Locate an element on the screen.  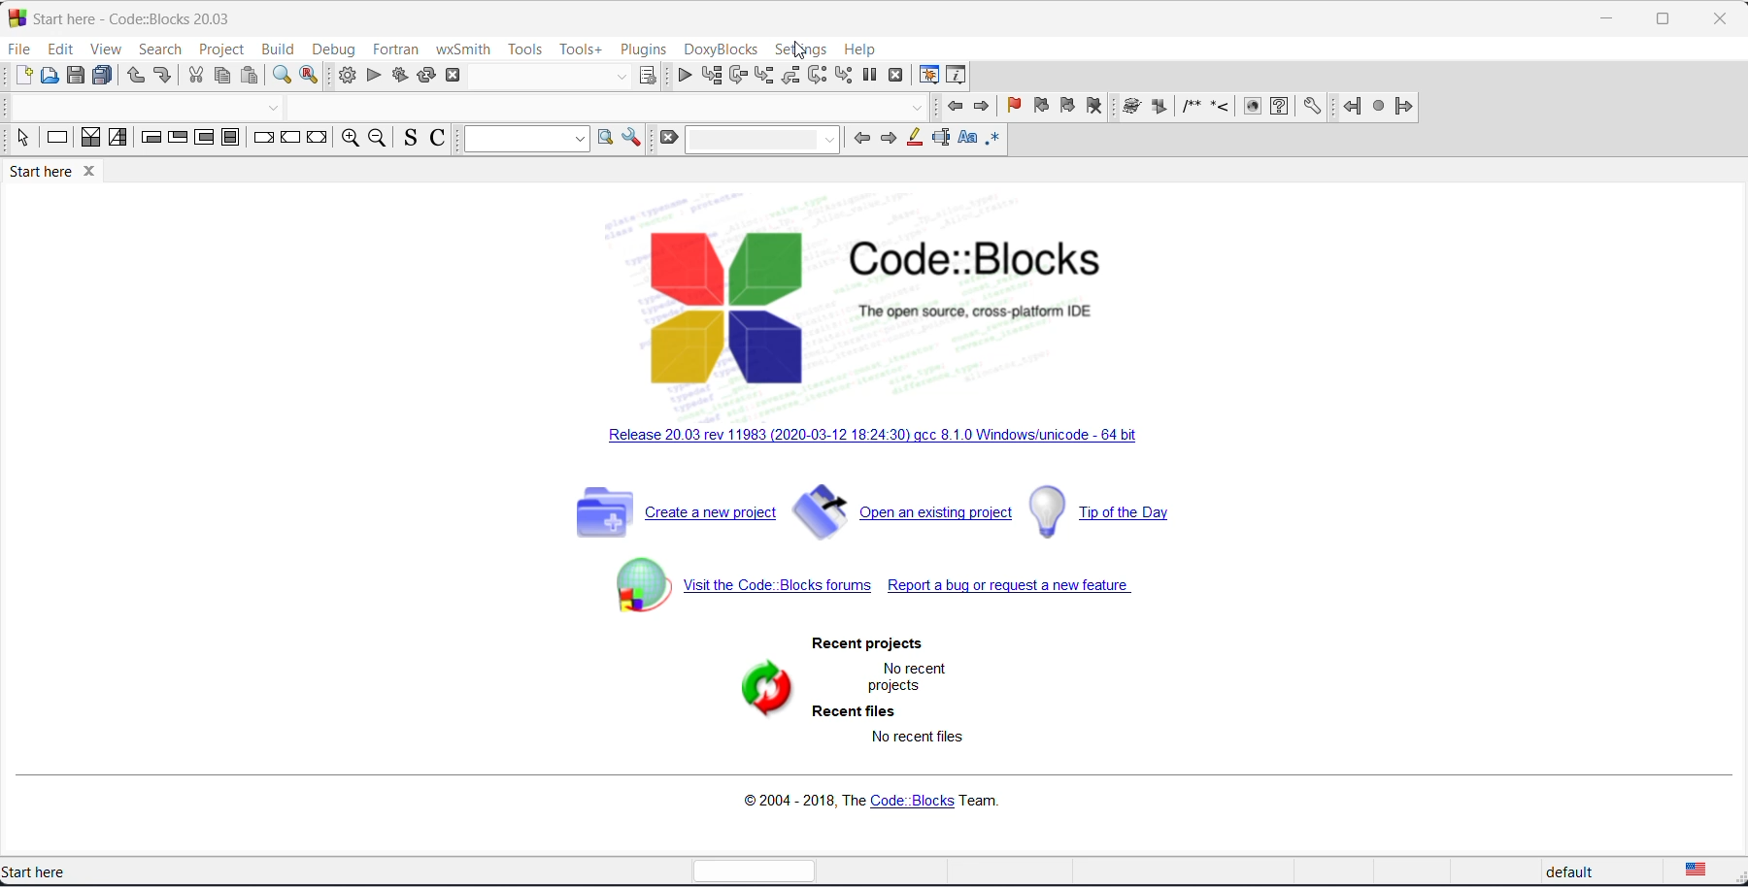
fortran is located at coordinates (398, 49).